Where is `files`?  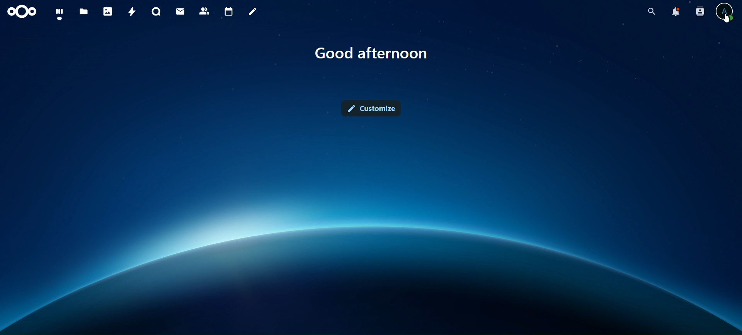 files is located at coordinates (83, 12).